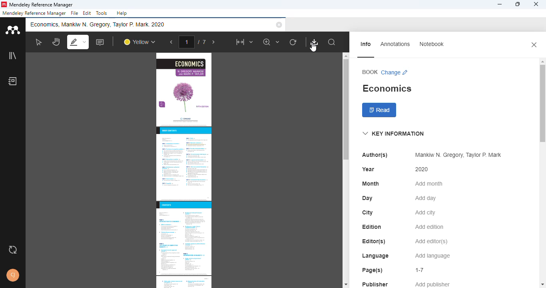 This screenshot has width=546, height=288. I want to click on city, so click(367, 212).